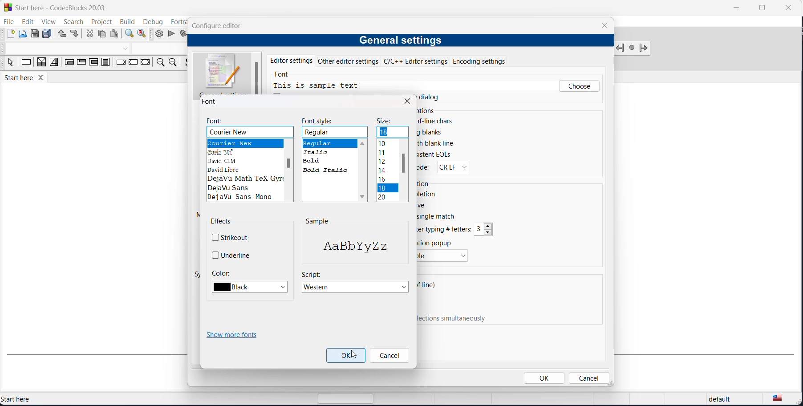 The width and height of the screenshot is (803, 406). I want to click on search, so click(70, 22).